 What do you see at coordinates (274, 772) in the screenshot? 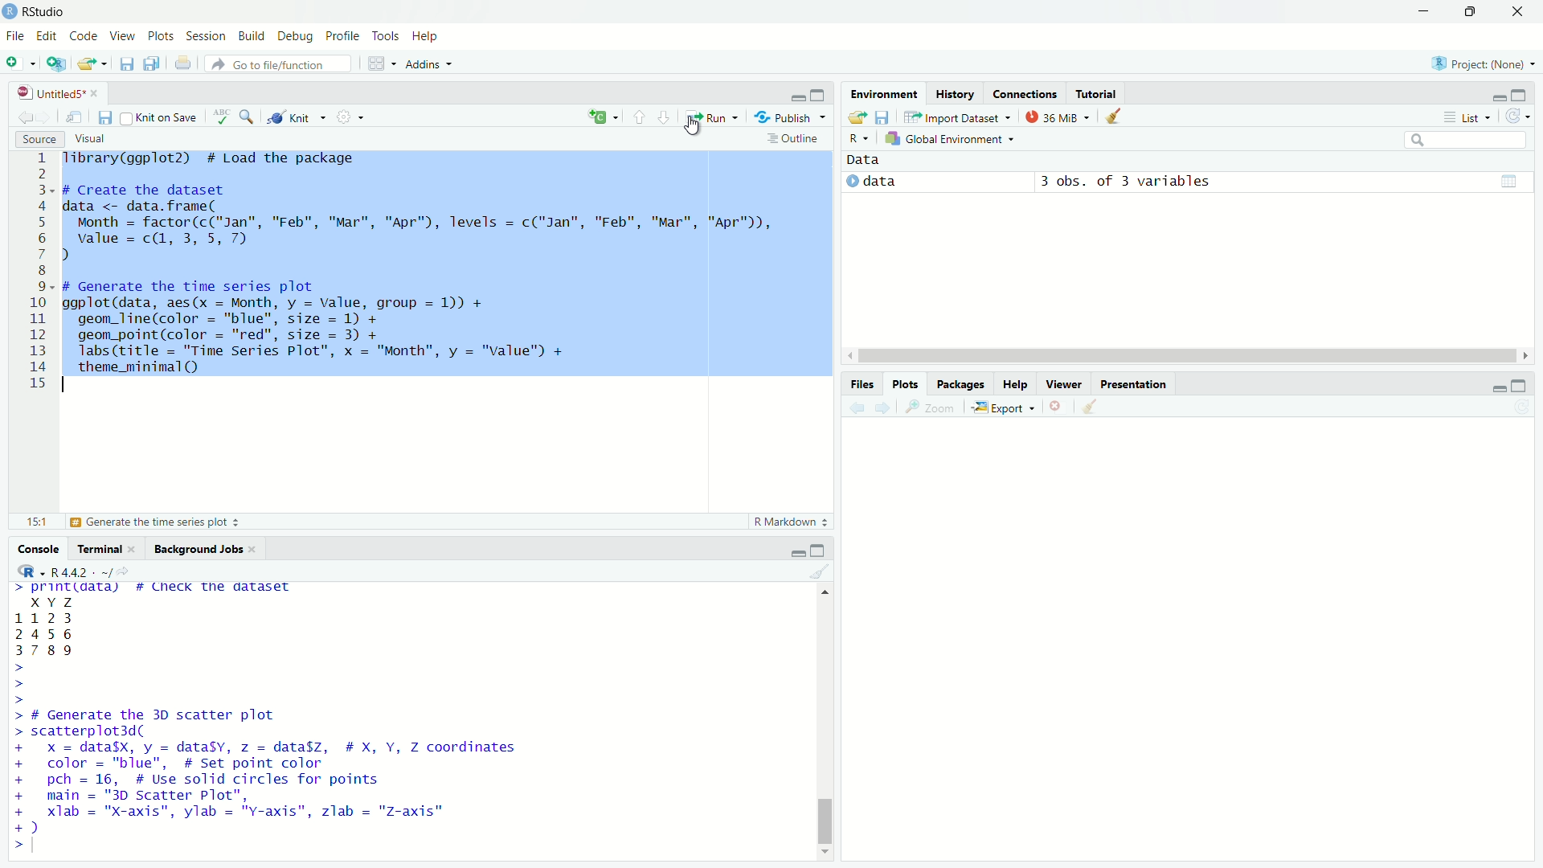
I see `code to generate the 3d scatter plot` at bounding box center [274, 772].